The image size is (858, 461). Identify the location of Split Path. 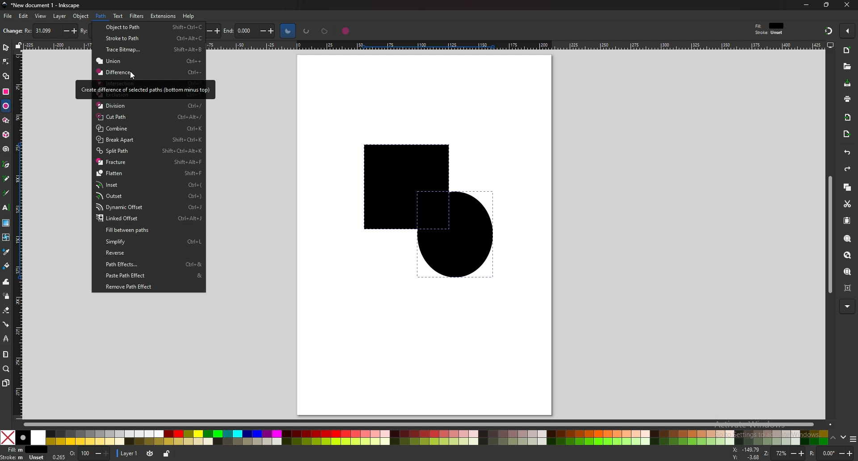
(150, 151).